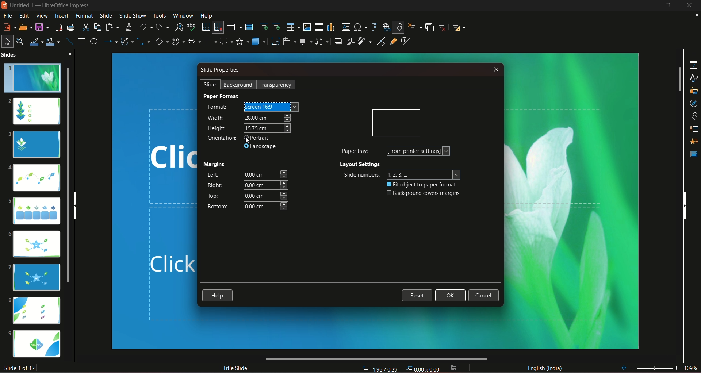  I want to click on slide, so click(208, 85).